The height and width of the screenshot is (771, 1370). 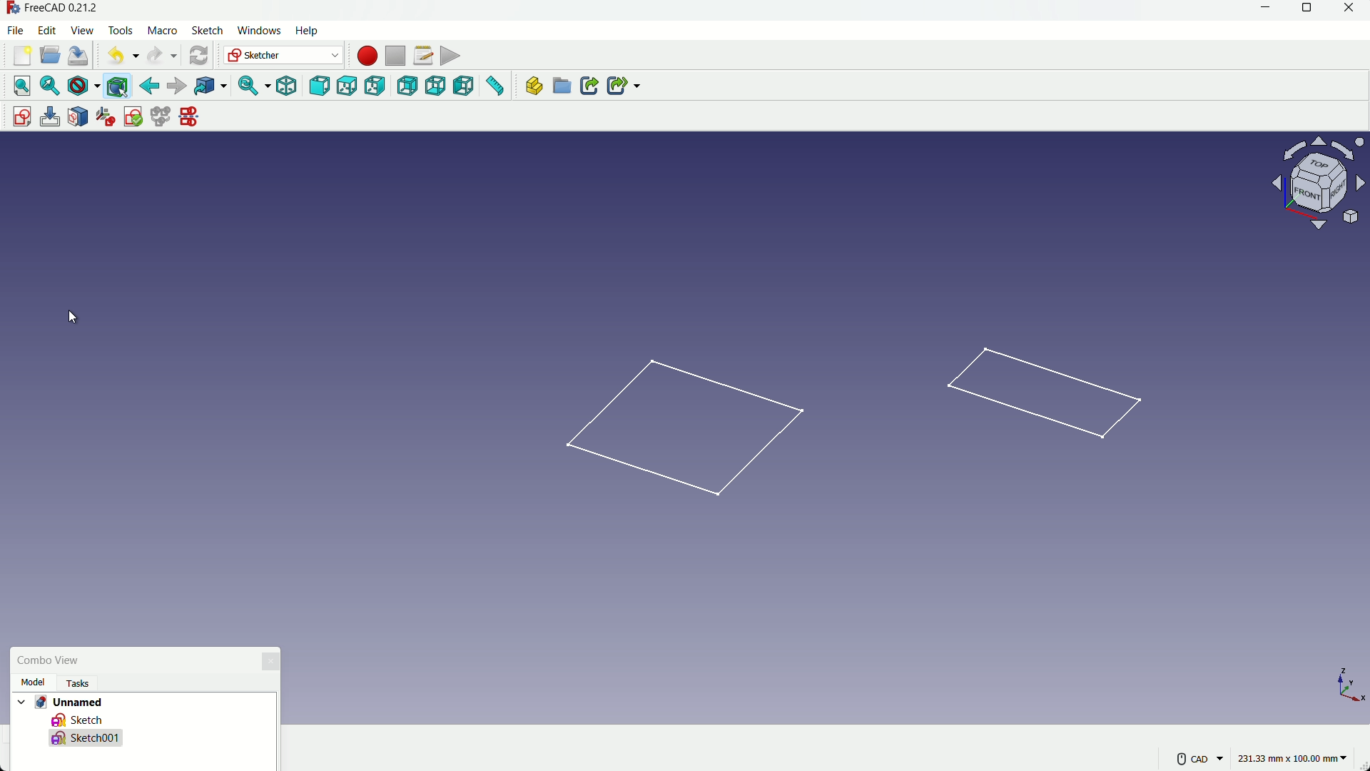 What do you see at coordinates (69, 315) in the screenshot?
I see `cursor` at bounding box center [69, 315].